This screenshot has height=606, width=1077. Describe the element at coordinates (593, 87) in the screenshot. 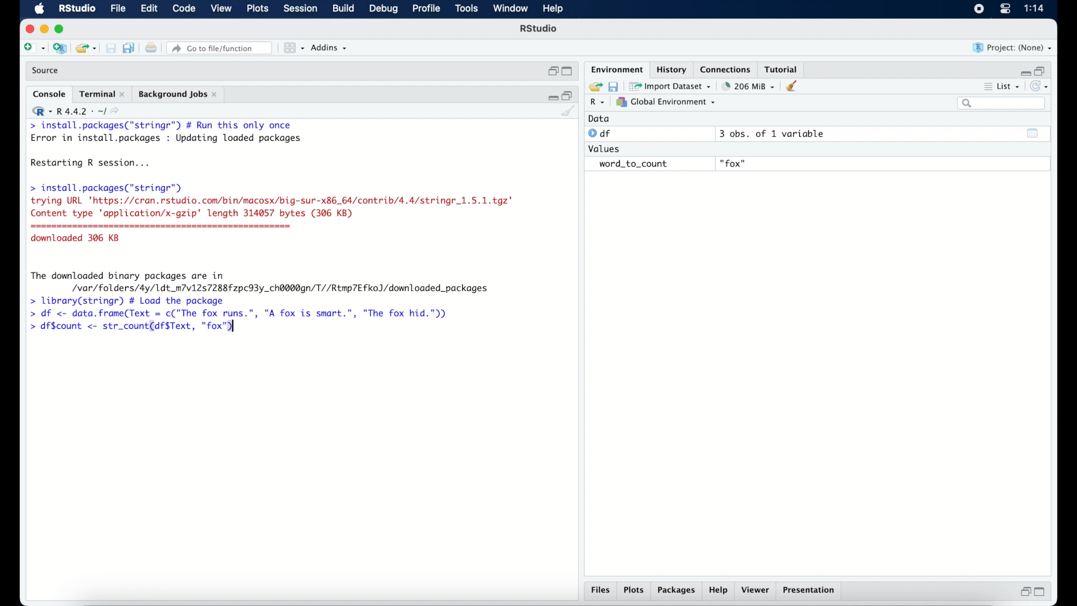

I see `load workspace` at that location.